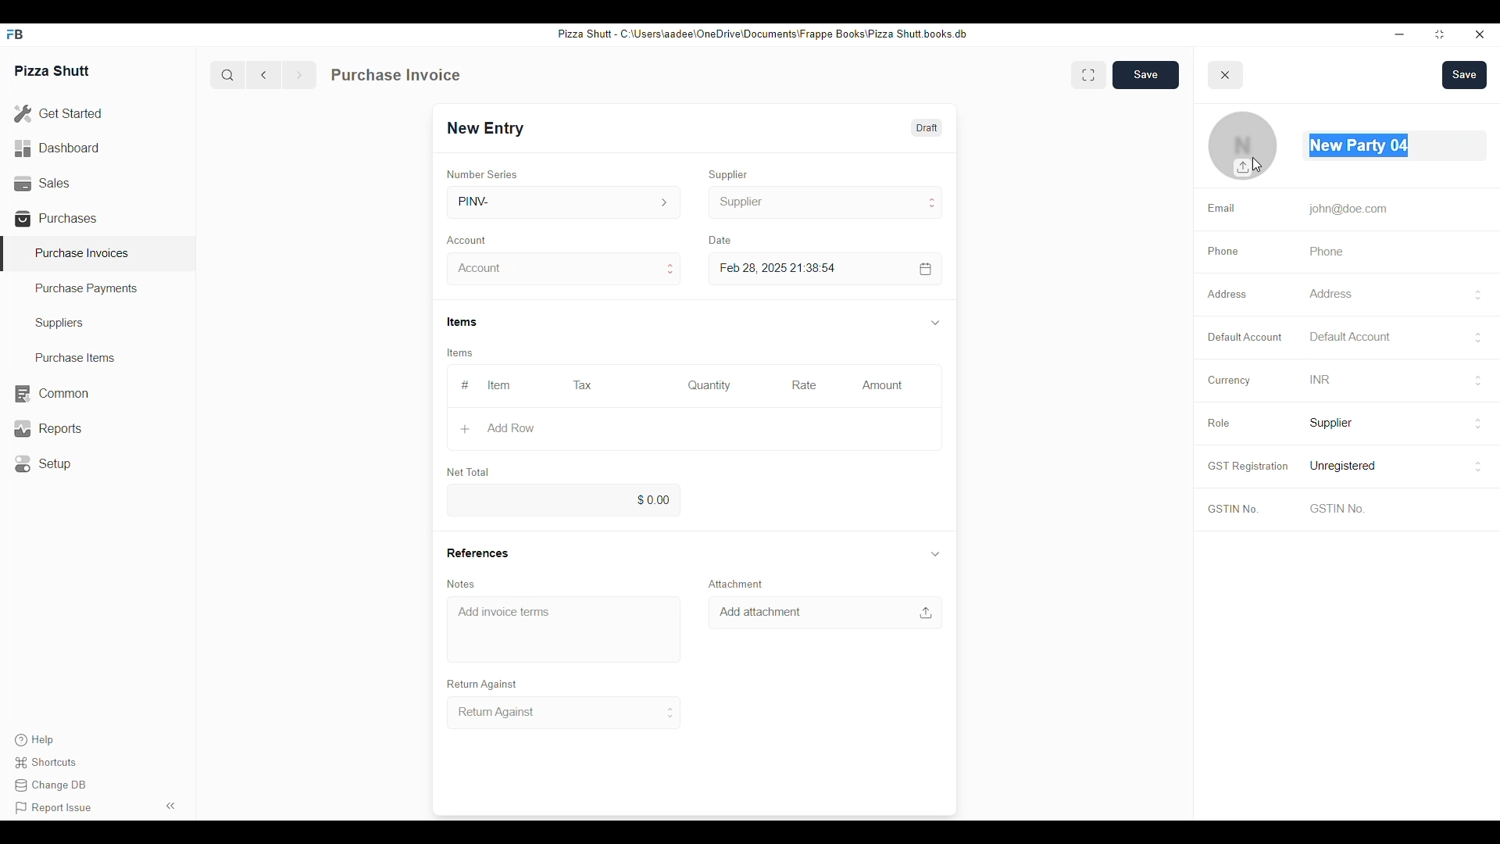  What do you see at coordinates (1357, 145) in the screenshot?
I see `New Party 05` at bounding box center [1357, 145].